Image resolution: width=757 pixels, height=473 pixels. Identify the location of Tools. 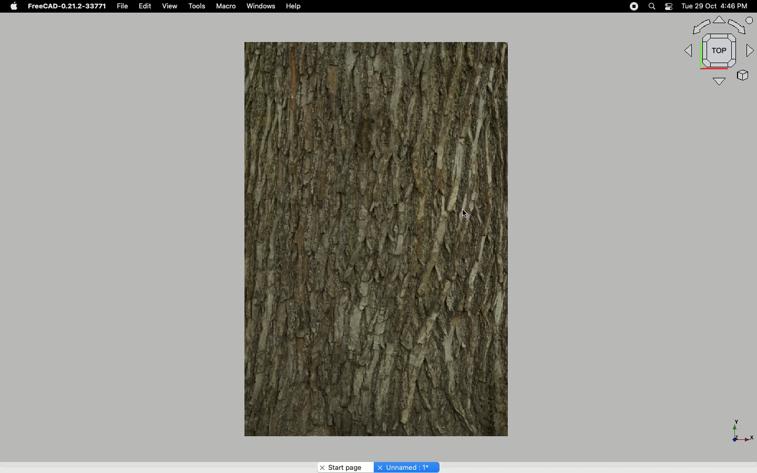
(198, 6).